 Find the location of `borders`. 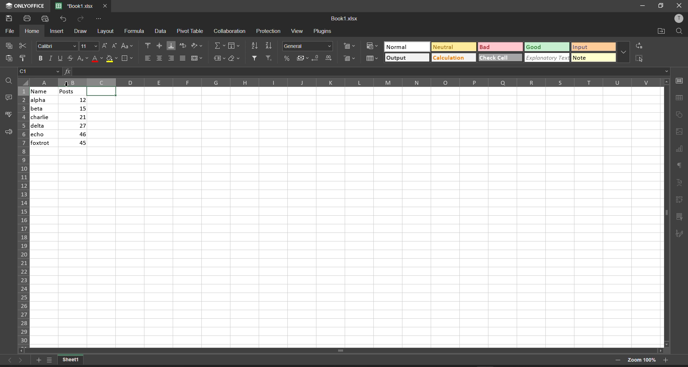

borders is located at coordinates (127, 59).